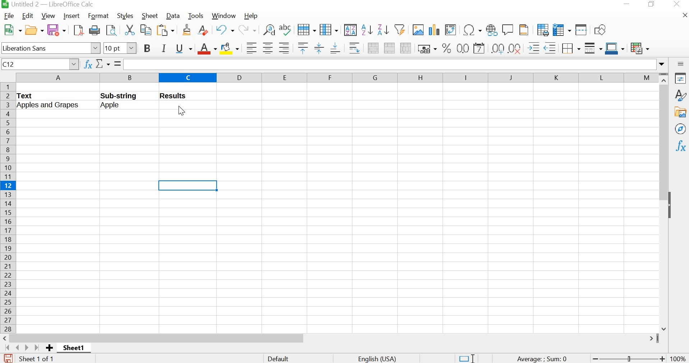  I want to click on navigator, so click(681, 129).